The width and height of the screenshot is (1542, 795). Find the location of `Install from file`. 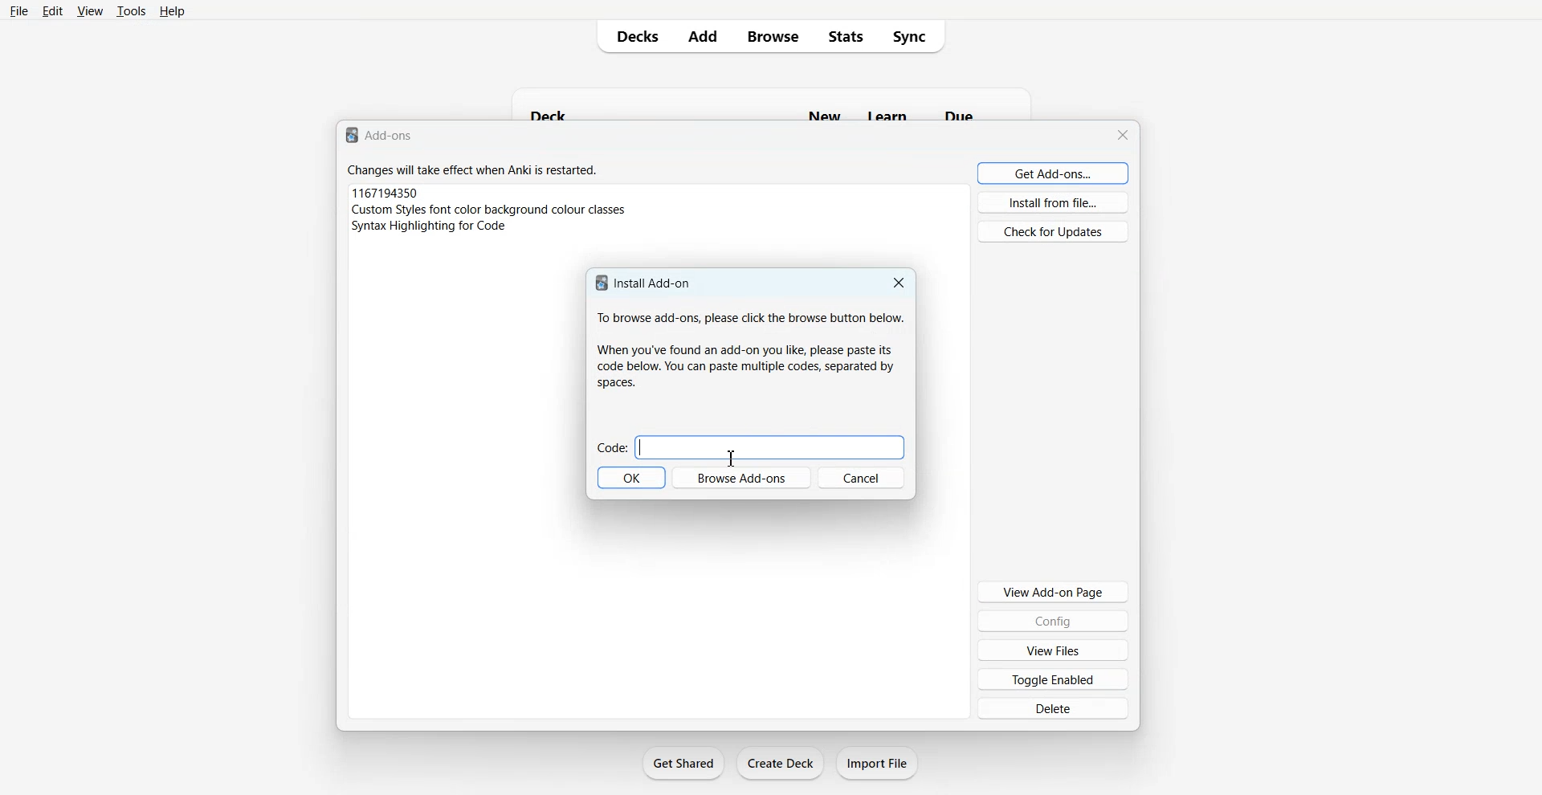

Install from file is located at coordinates (1055, 202).